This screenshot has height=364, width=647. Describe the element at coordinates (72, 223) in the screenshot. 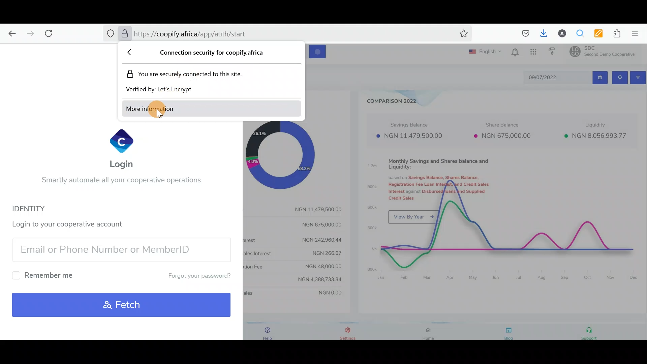

I see `Login to your cooperative account` at that location.